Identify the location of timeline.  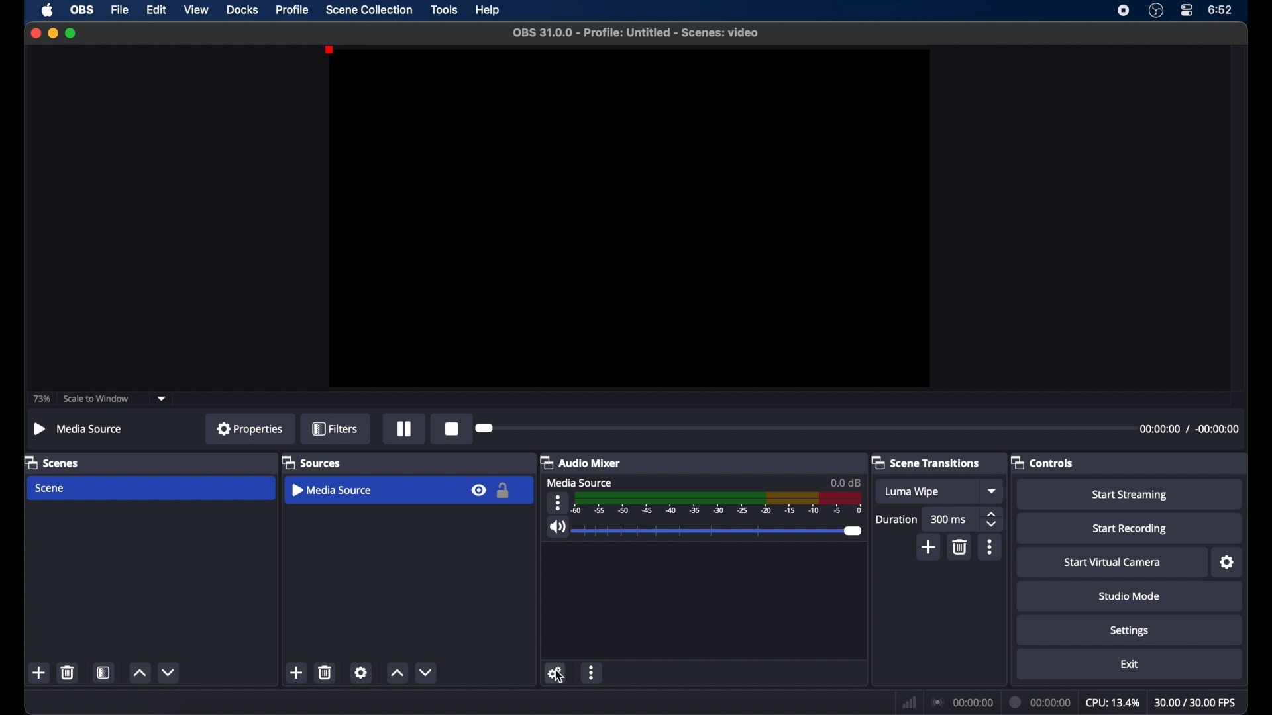
(716, 503).